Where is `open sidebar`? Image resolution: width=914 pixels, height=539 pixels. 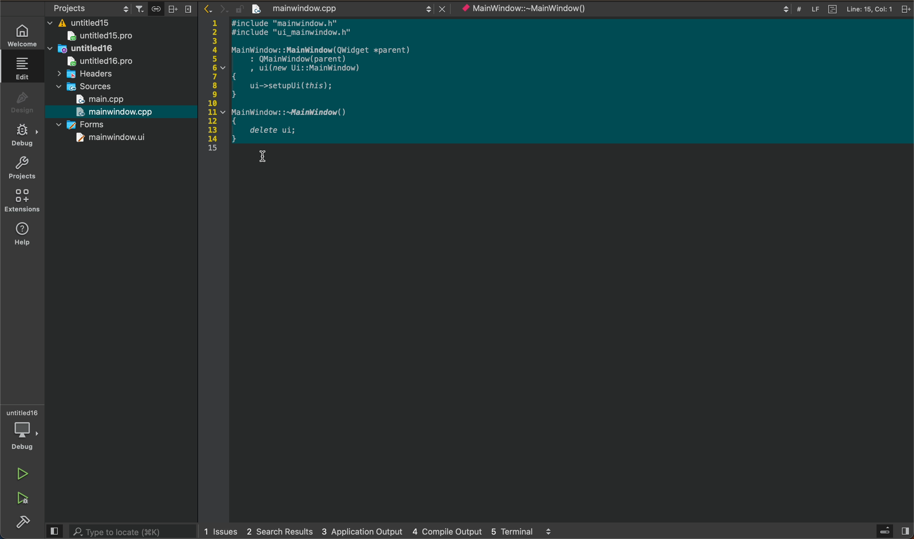 open sidebar is located at coordinates (886, 531).